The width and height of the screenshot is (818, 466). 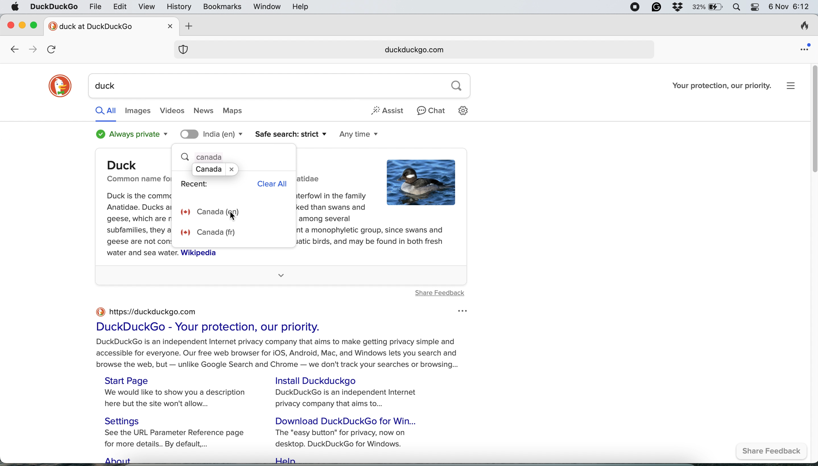 What do you see at coordinates (171, 26) in the screenshot?
I see `close` at bounding box center [171, 26].